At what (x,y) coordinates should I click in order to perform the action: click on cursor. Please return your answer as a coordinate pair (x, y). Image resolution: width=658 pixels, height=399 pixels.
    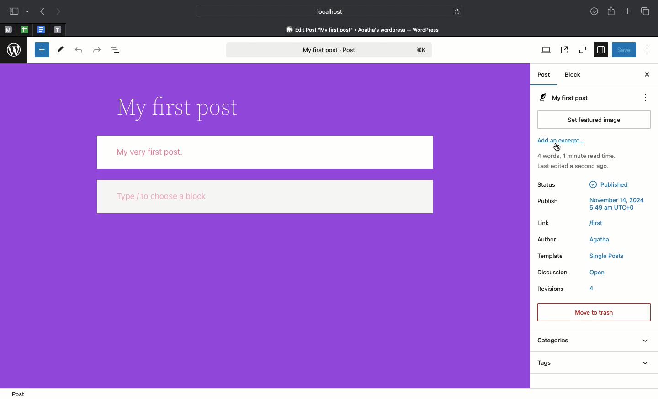
    Looking at the image, I should click on (557, 147).